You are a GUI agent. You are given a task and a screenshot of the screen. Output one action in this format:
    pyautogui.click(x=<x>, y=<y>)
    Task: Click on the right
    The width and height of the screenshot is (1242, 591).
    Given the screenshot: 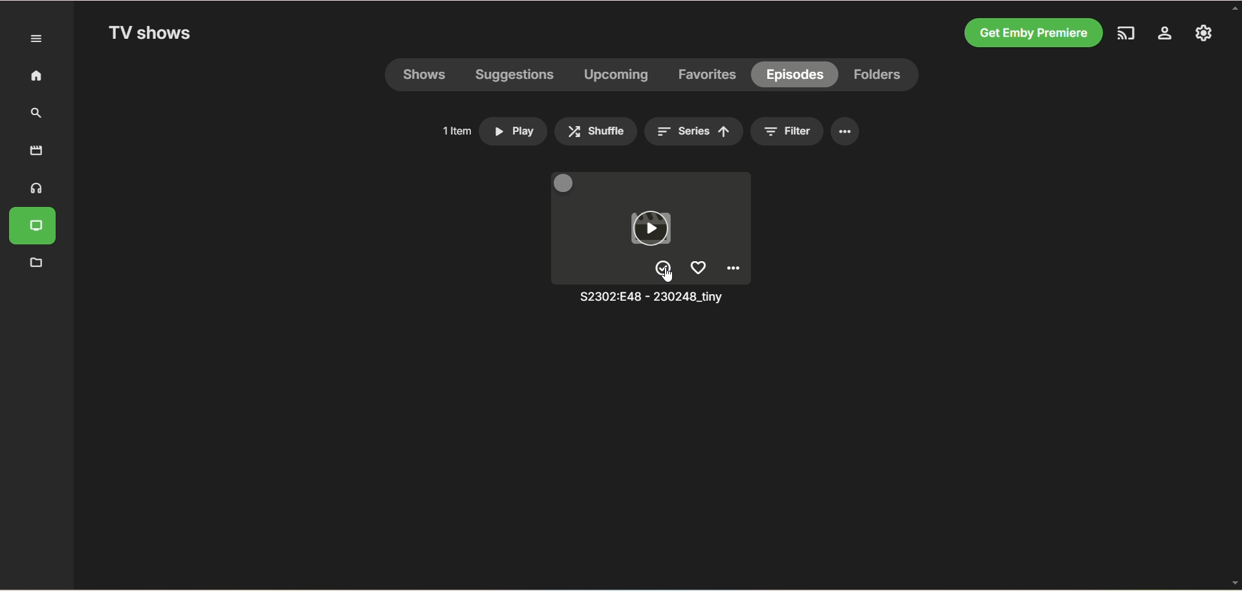 What is the action you would take?
    pyautogui.click(x=664, y=268)
    